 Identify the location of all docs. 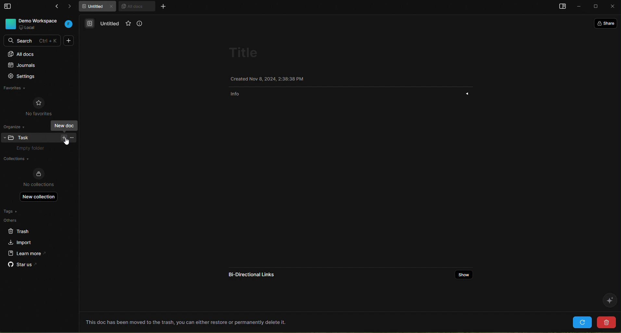
(136, 6).